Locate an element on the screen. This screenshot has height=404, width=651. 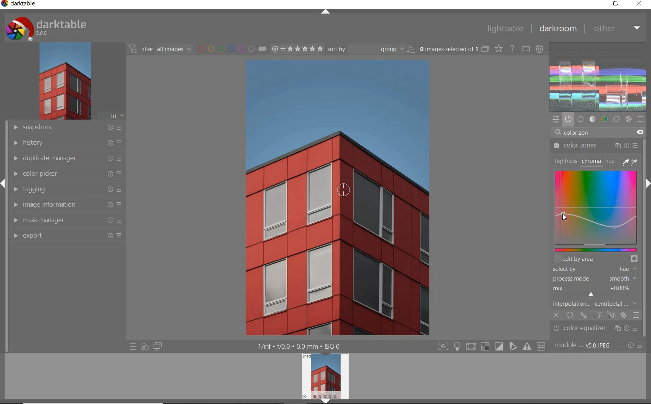
PICKER TOOLS is located at coordinates (631, 162).